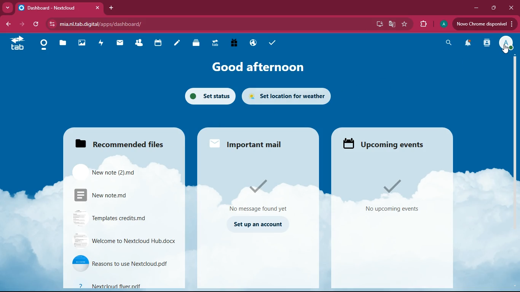  Describe the element at coordinates (63, 43) in the screenshot. I see `files` at that location.